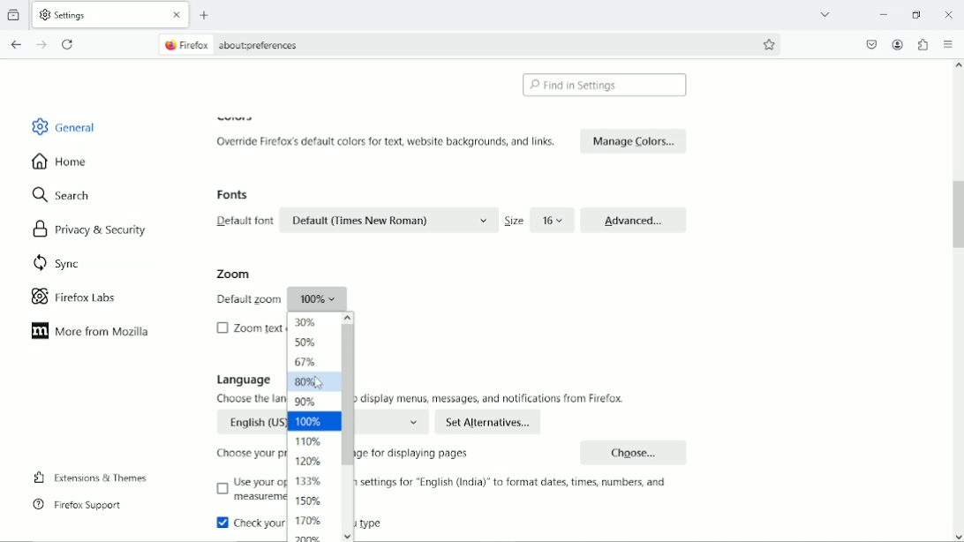 This screenshot has height=542, width=964. Describe the element at coordinates (245, 44) in the screenshot. I see `Firefox about:preferences` at that location.